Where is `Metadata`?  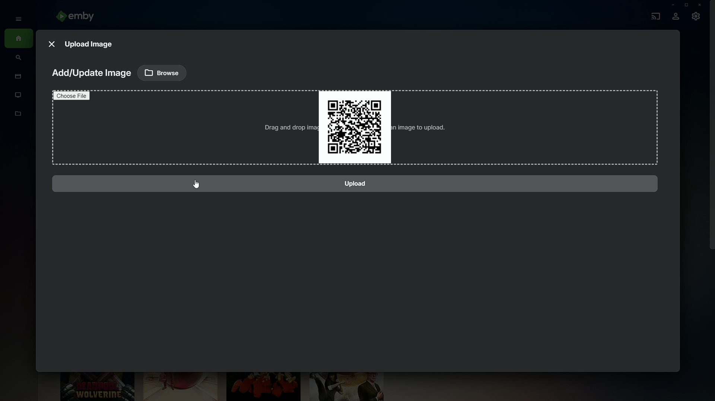 Metadata is located at coordinates (19, 118).